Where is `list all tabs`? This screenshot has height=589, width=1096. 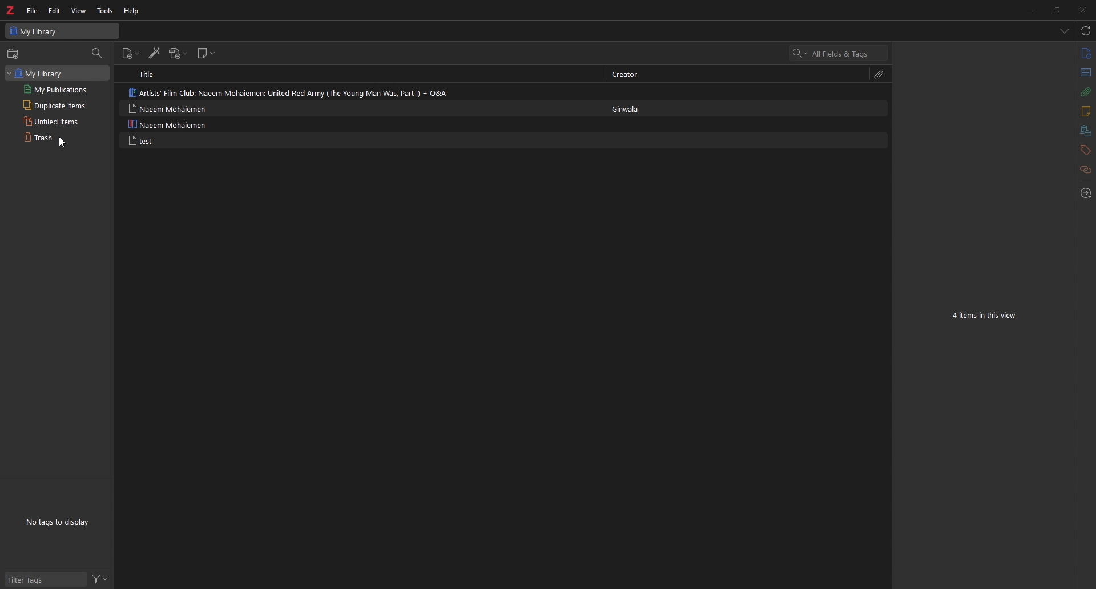 list all tabs is located at coordinates (1063, 31).